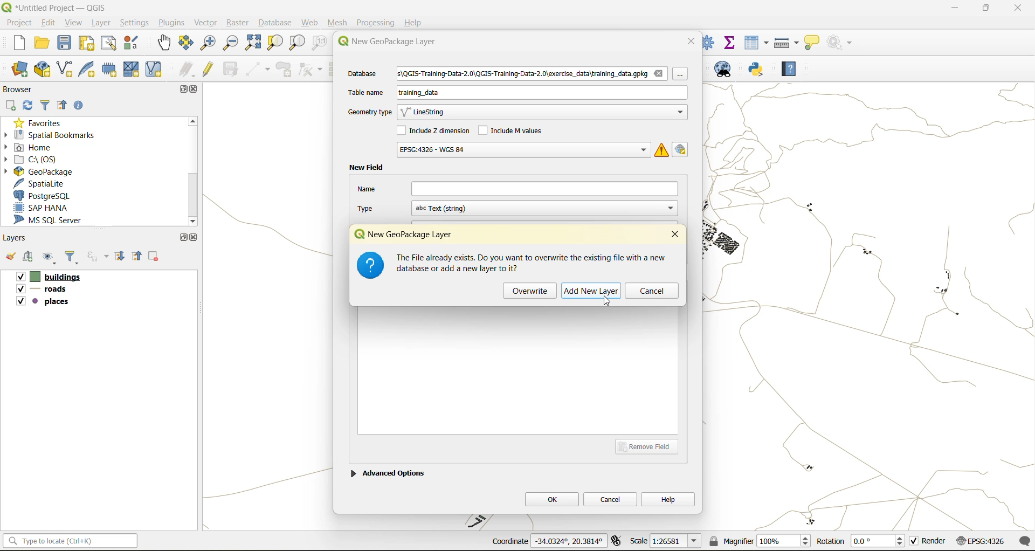 This screenshot has width=1035, height=551. I want to click on filter by expression, so click(99, 256).